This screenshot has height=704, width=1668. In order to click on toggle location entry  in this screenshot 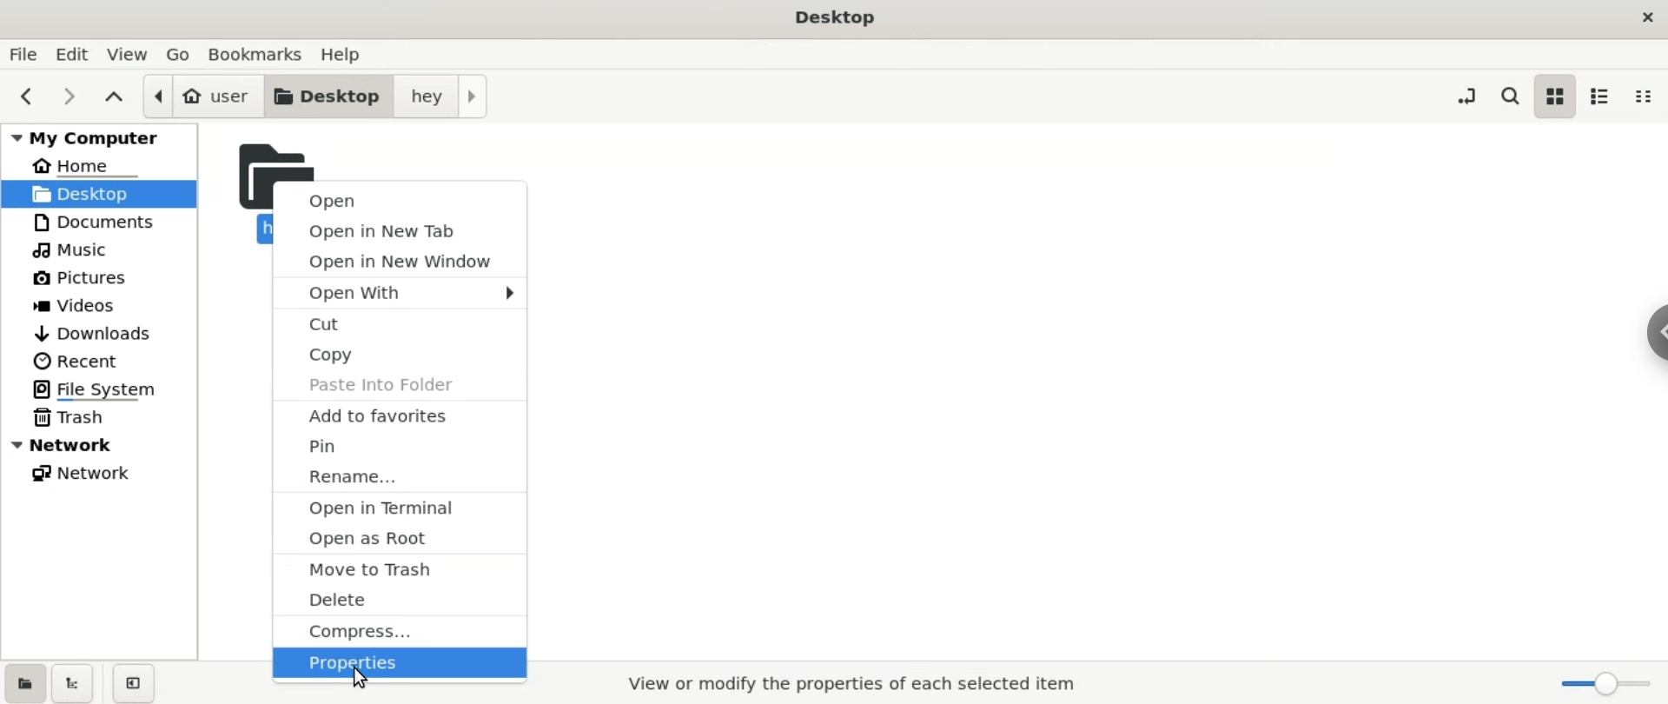, I will do `click(1463, 91)`.